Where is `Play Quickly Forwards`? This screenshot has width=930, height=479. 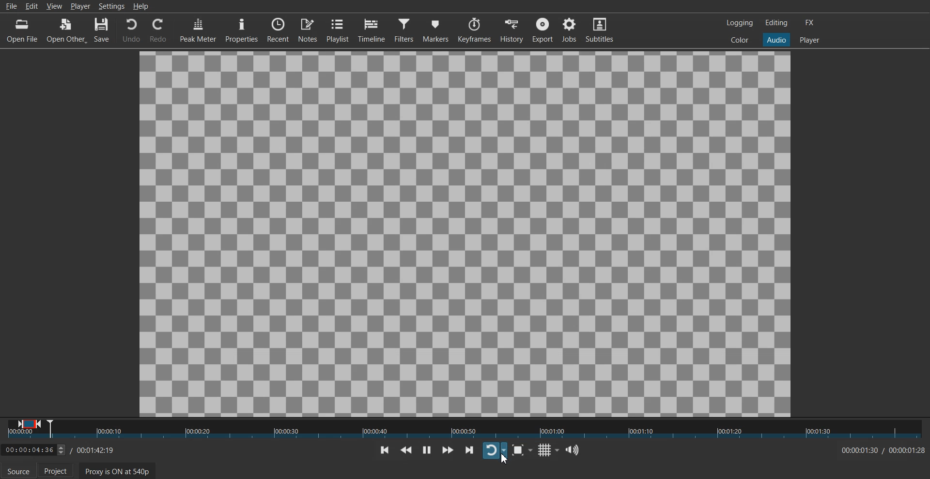
Play Quickly Forwards is located at coordinates (448, 450).